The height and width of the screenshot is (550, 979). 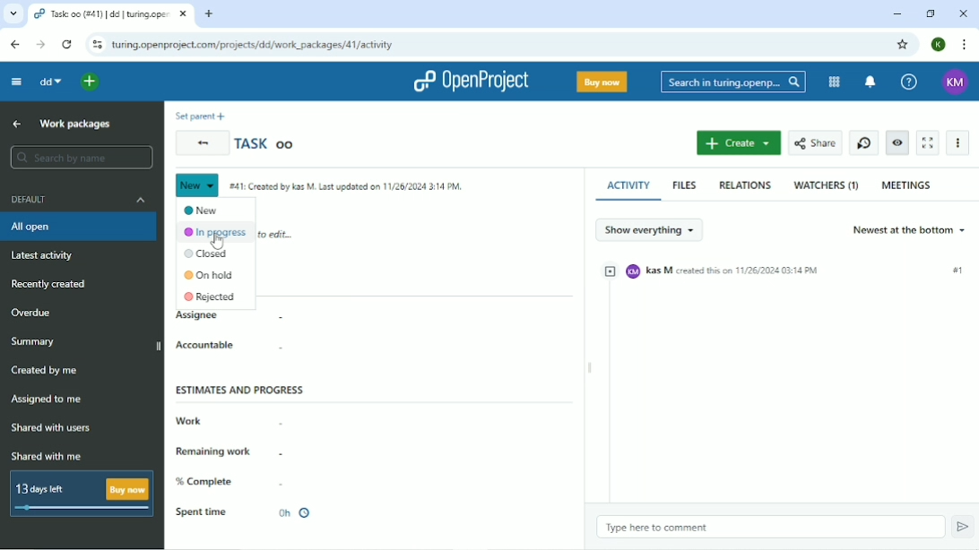 What do you see at coordinates (197, 185) in the screenshot?
I see `New` at bounding box center [197, 185].